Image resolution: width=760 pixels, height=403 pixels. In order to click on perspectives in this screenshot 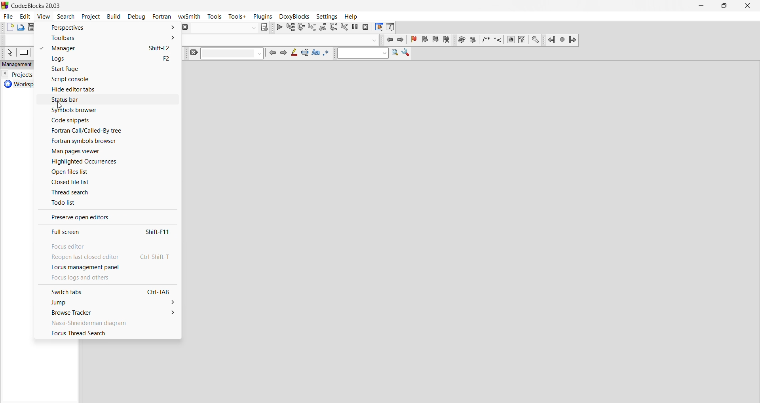, I will do `click(107, 28)`.